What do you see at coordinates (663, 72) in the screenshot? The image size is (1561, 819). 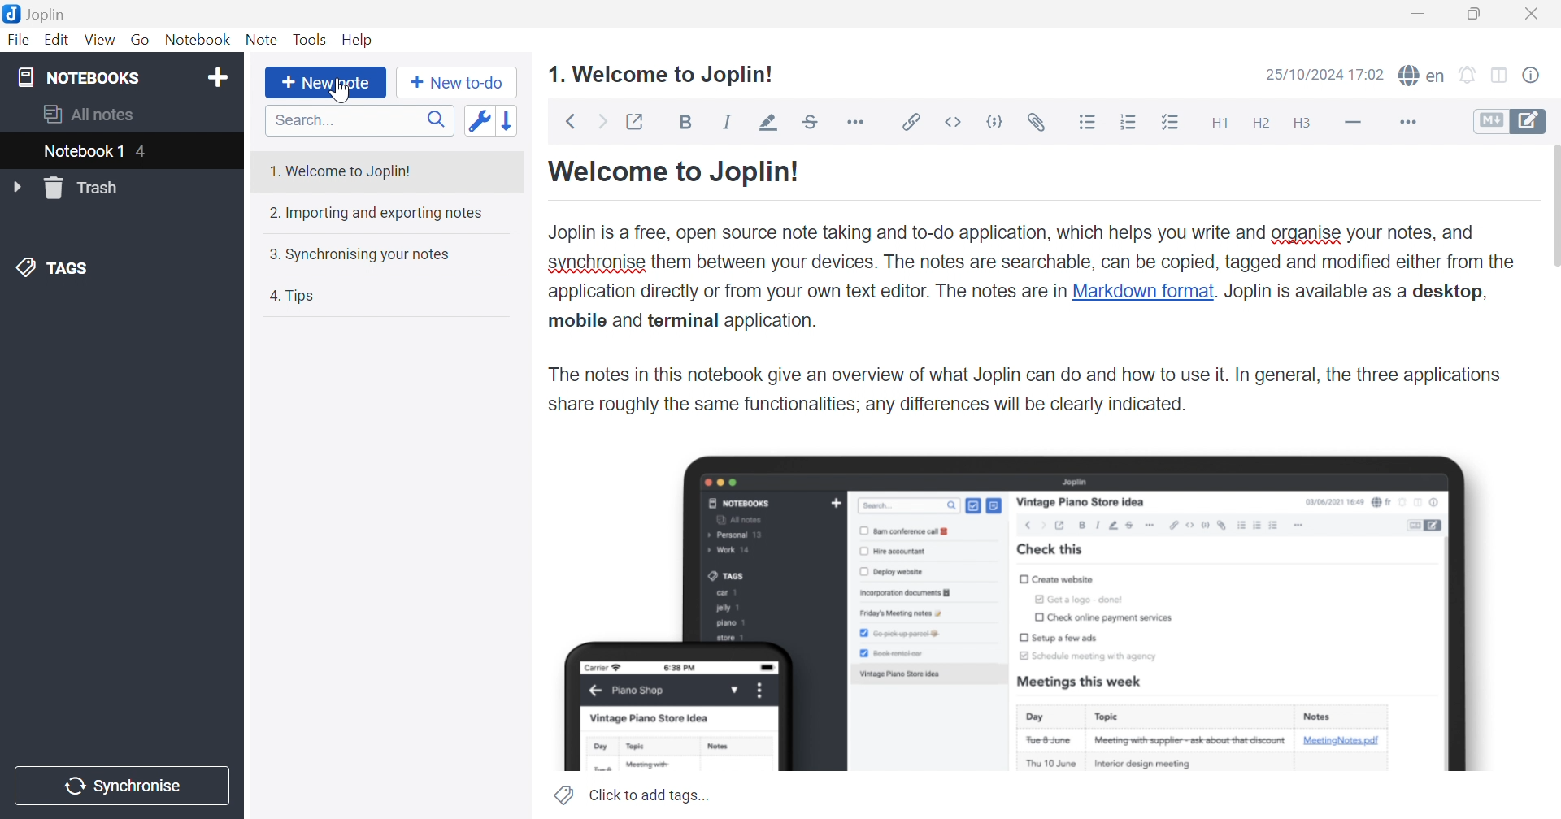 I see `1. Welcome to Joplin!` at bounding box center [663, 72].